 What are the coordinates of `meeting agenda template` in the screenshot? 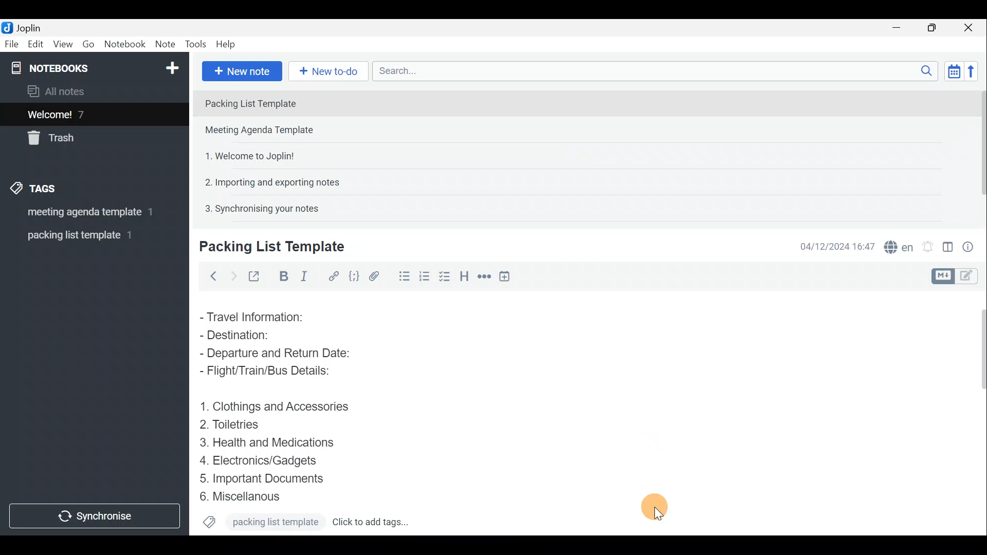 It's located at (88, 215).